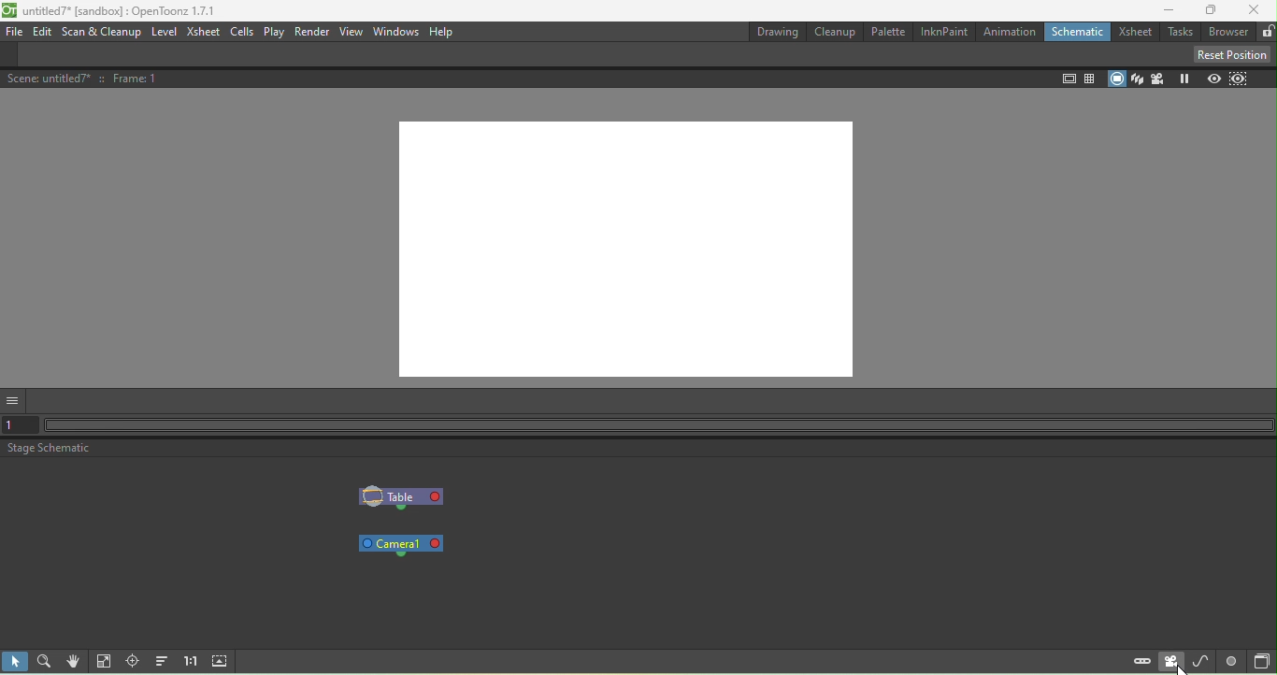 This screenshot has width=1277, height=675. I want to click on cursor, so click(1179, 669).